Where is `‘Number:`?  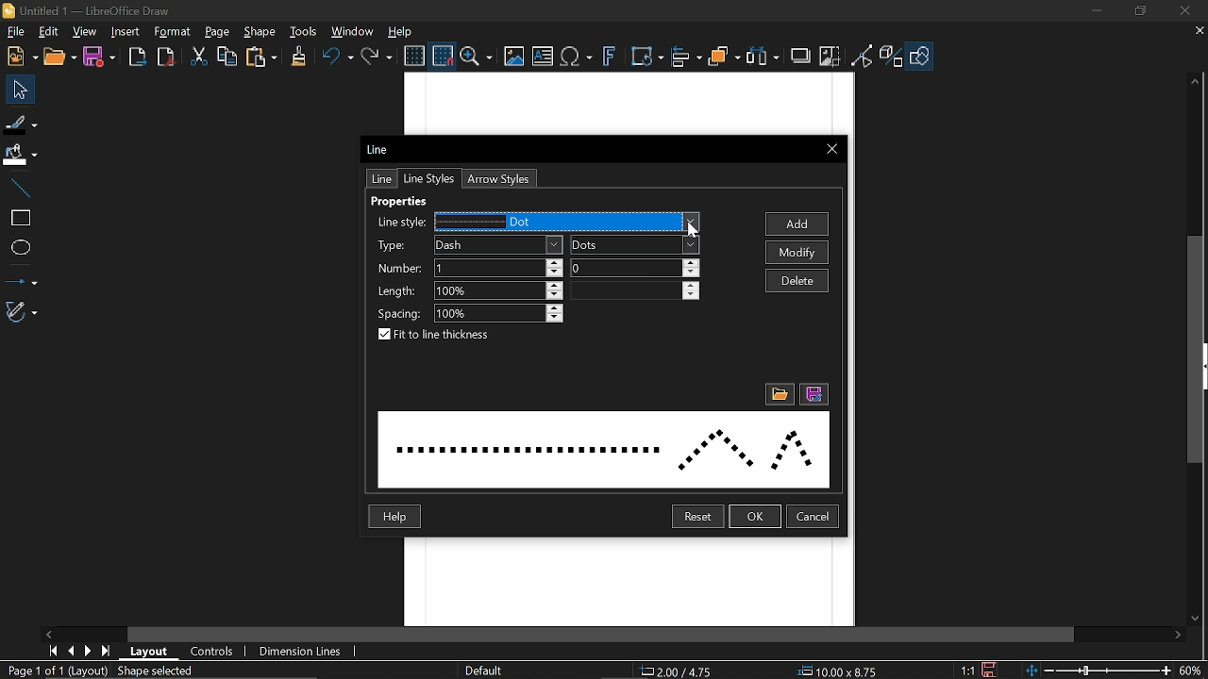 ‘Number: is located at coordinates (396, 269).